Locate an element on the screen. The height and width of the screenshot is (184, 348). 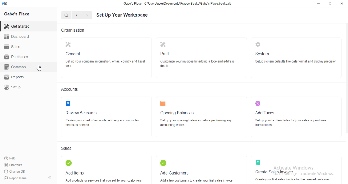
previous is located at coordinates (76, 15).